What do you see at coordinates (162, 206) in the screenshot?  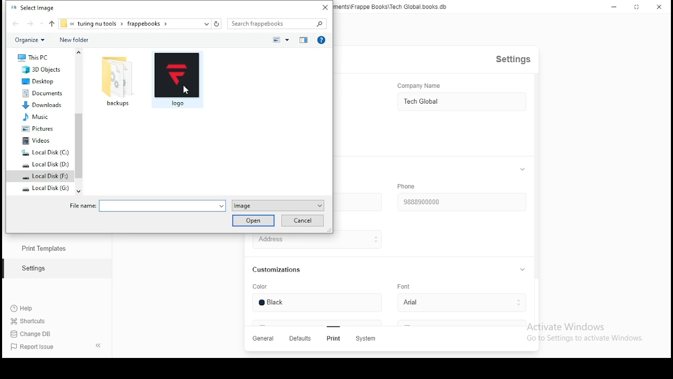 I see `select file name input box` at bounding box center [162, 206].